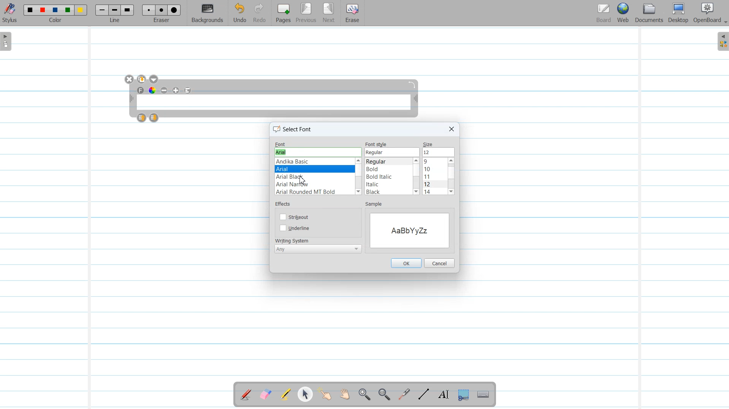 This screenshot has height=409, width=729. Describe the element at coordinates (142, 118) in the screenshot. I see `Layer up` at that location.